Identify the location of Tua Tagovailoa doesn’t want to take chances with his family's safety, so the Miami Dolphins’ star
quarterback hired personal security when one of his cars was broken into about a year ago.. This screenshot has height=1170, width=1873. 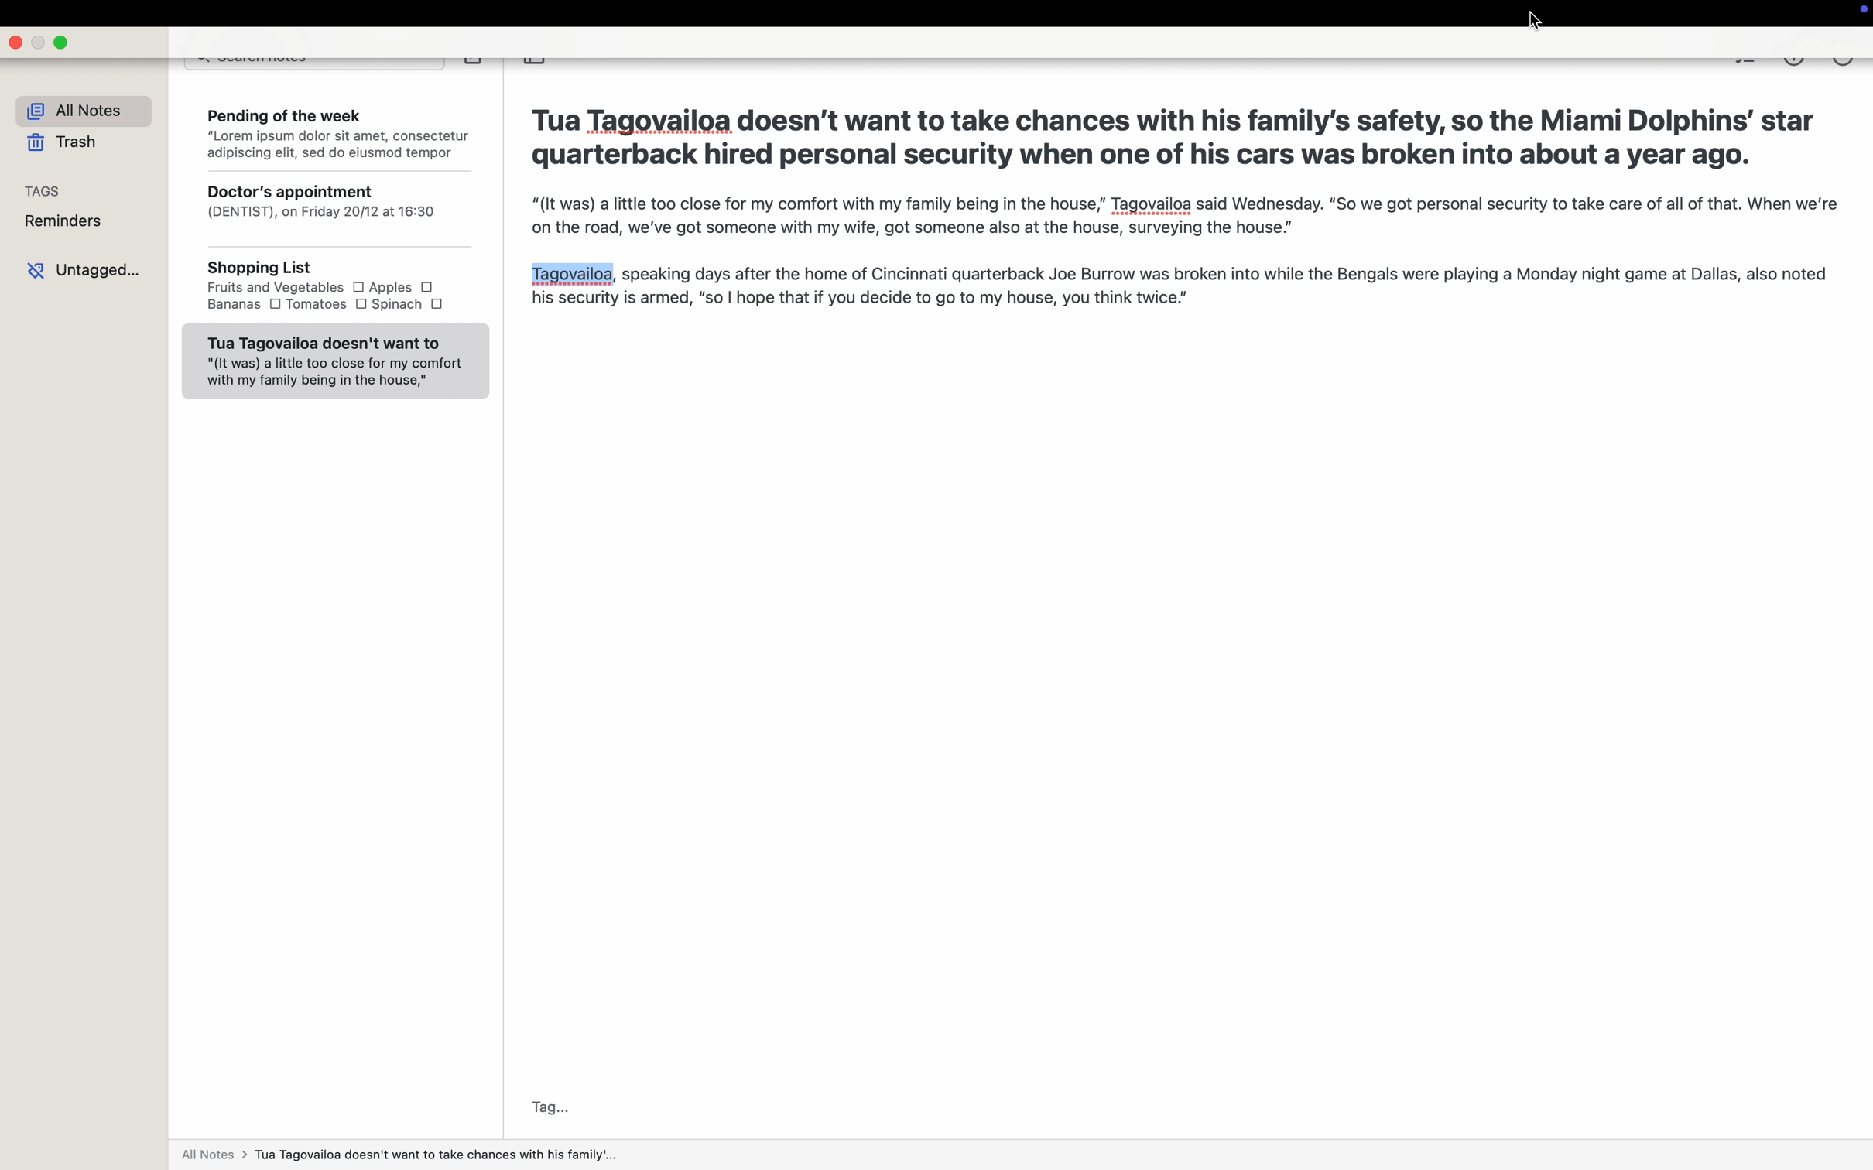
(1176, 135).